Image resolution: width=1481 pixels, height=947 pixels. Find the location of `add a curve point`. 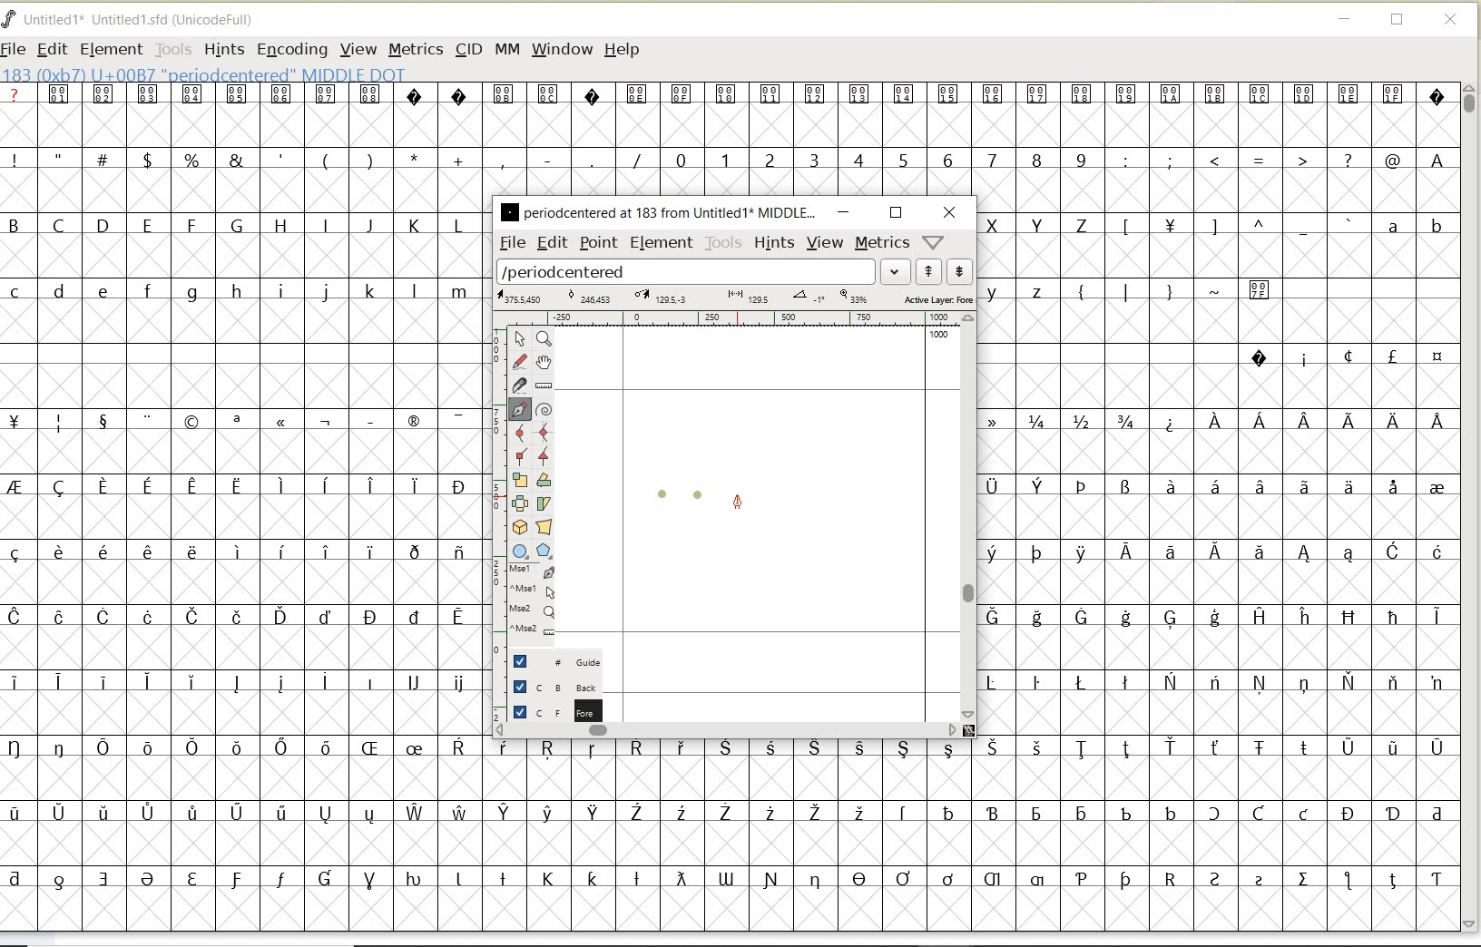

add a curve point is located at coordinates (521, 431).